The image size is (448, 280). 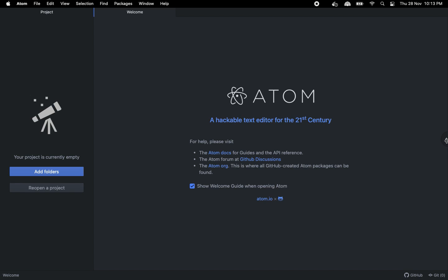 I want to click on Internet, so click(x=373, y=4).